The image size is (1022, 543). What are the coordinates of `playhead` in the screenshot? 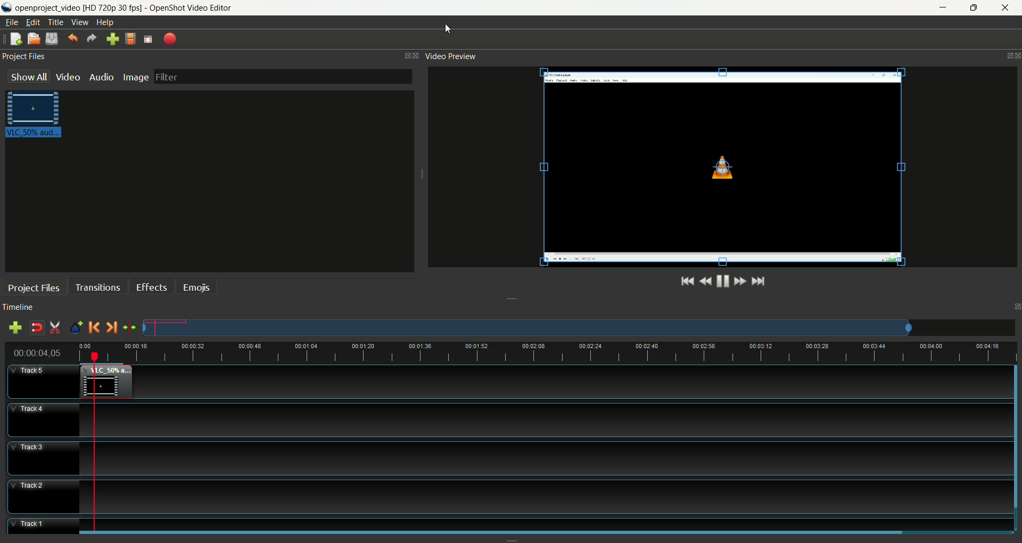 It's located at (93, 439).